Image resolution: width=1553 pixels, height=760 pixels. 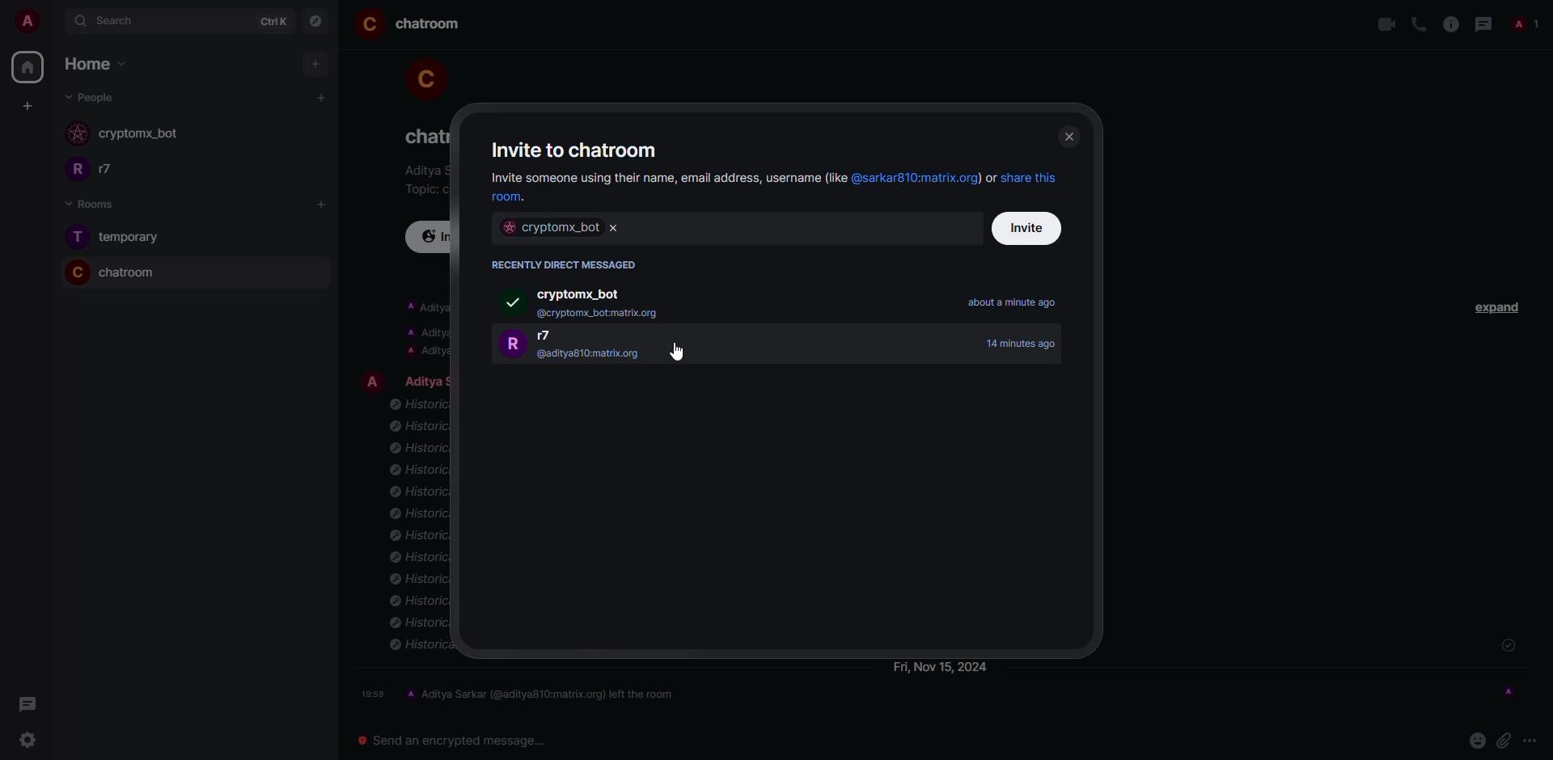 I want to click on selected, so click(x=511, y=302).